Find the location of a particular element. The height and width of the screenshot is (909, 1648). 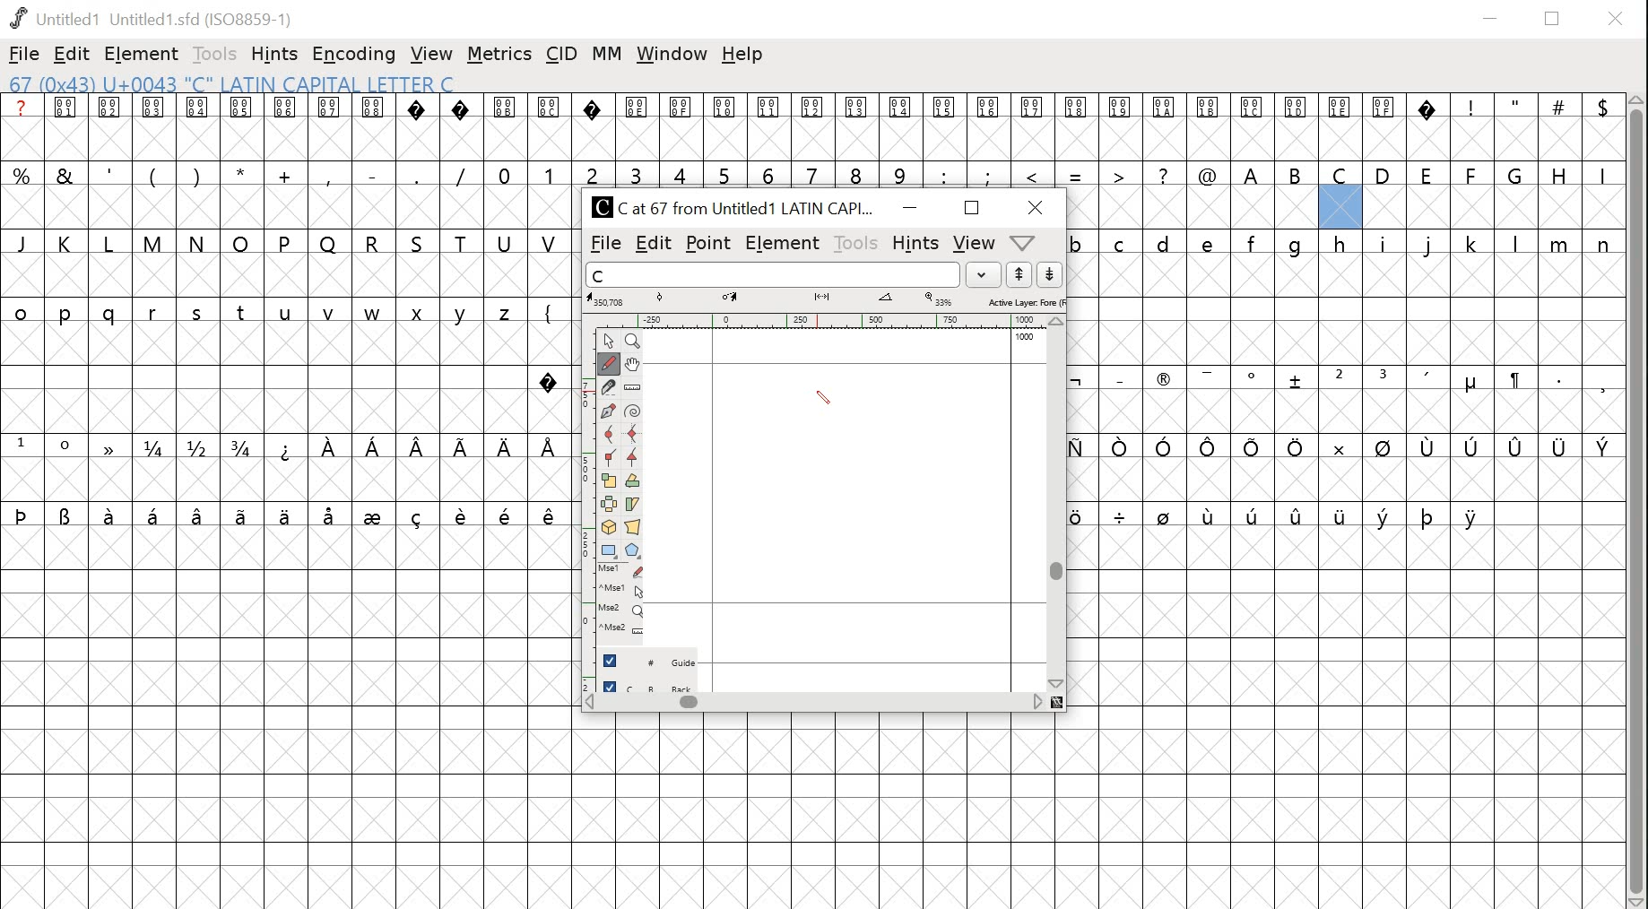

glyphs is located at coordinates (286, 316).